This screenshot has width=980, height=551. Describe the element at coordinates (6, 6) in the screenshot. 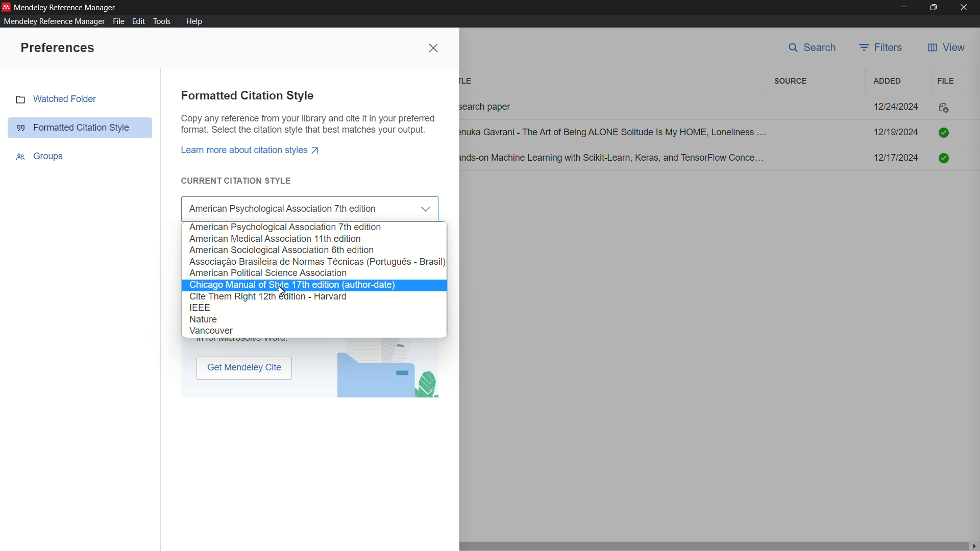

I see `app icon` at that location.